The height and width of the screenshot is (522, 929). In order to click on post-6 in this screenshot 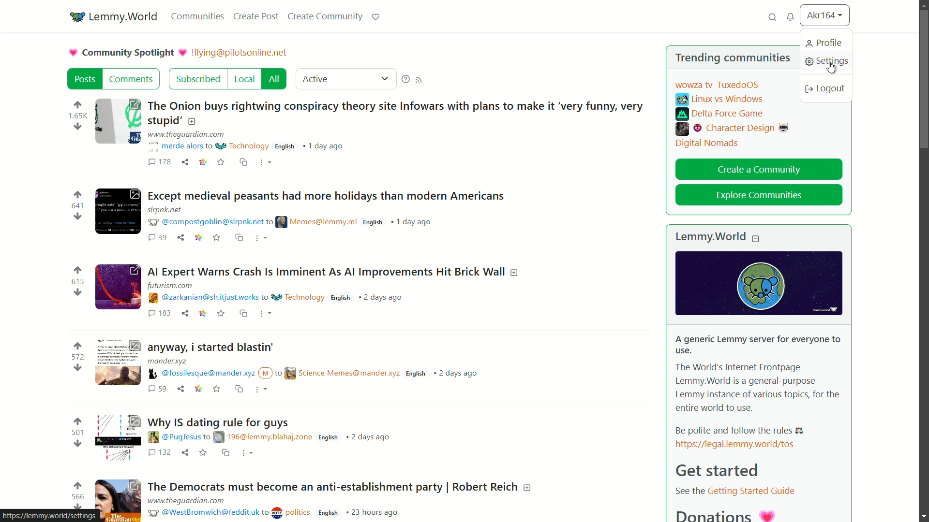, I will do `click(341, 487)`.